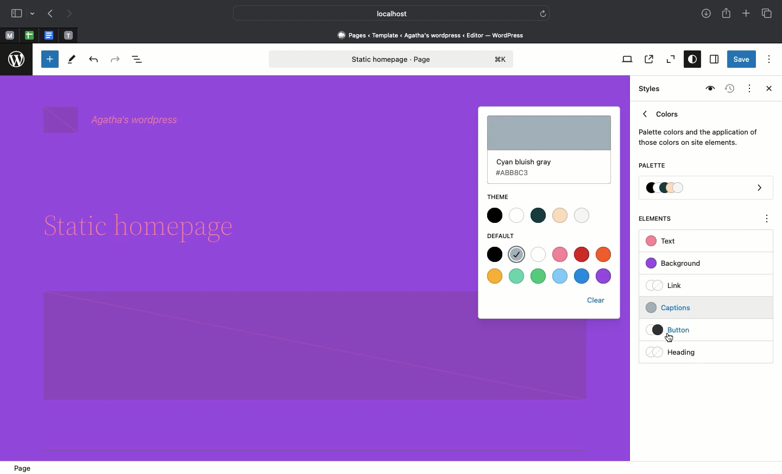 The image size is (782, 474). Describe the element at coordinates (768, 14) in the screenshot. I see `Tabs` at that location.